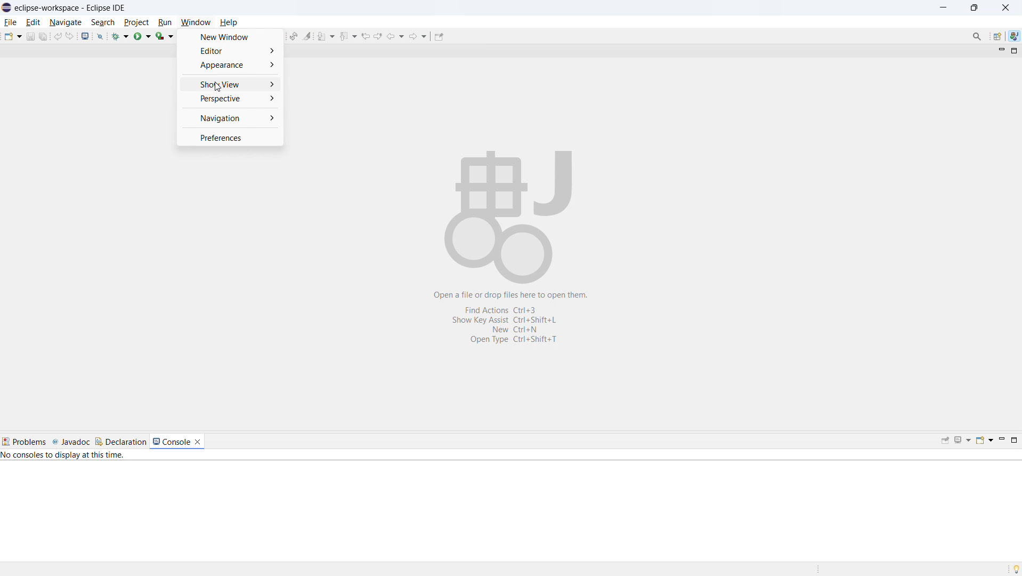 Image resolution: width=1022 pixels, height=576 pixels. Describe the element at coordinates (71, 442) in the screenshot. I see `javadoc` at that location.